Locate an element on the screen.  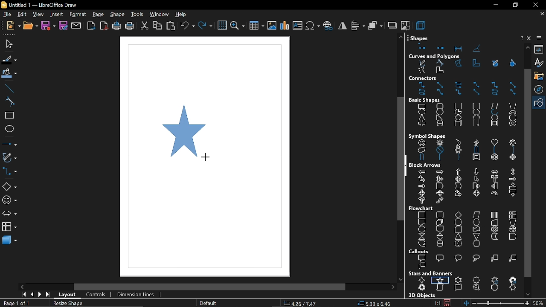
move down  is located at coordinates (401, 279).